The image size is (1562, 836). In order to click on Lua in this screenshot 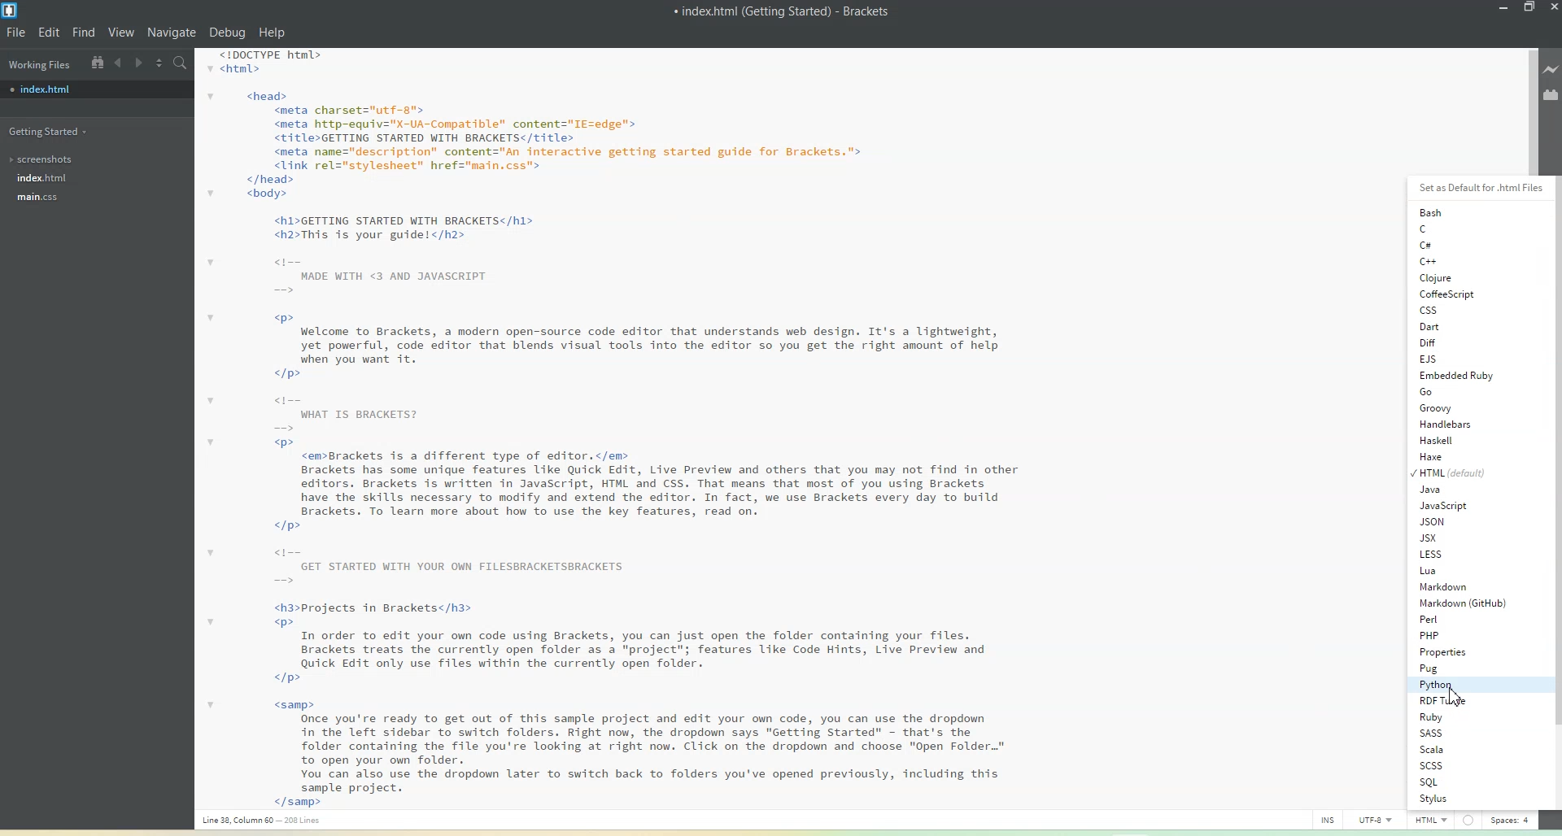, I will do `click(1458, 570)`.